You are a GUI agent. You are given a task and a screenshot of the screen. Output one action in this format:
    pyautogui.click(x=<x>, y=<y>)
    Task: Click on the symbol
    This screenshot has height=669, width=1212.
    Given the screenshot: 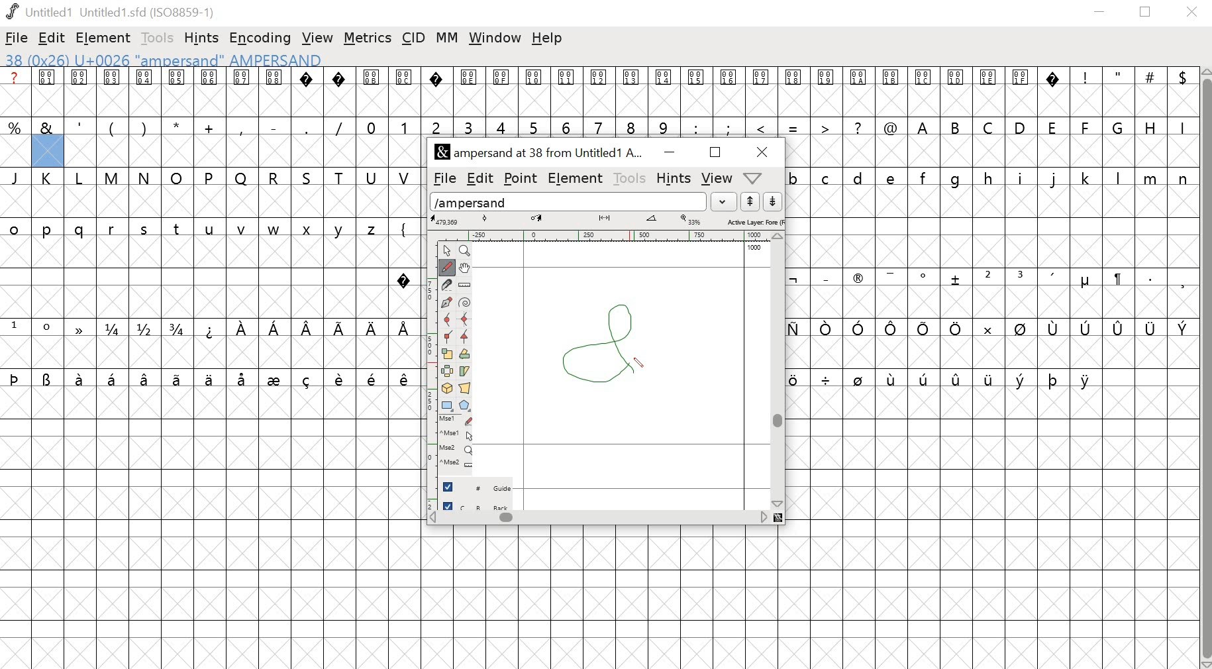 What is the action you would take?
    pyautogui.click(x=1087, y=328)
    